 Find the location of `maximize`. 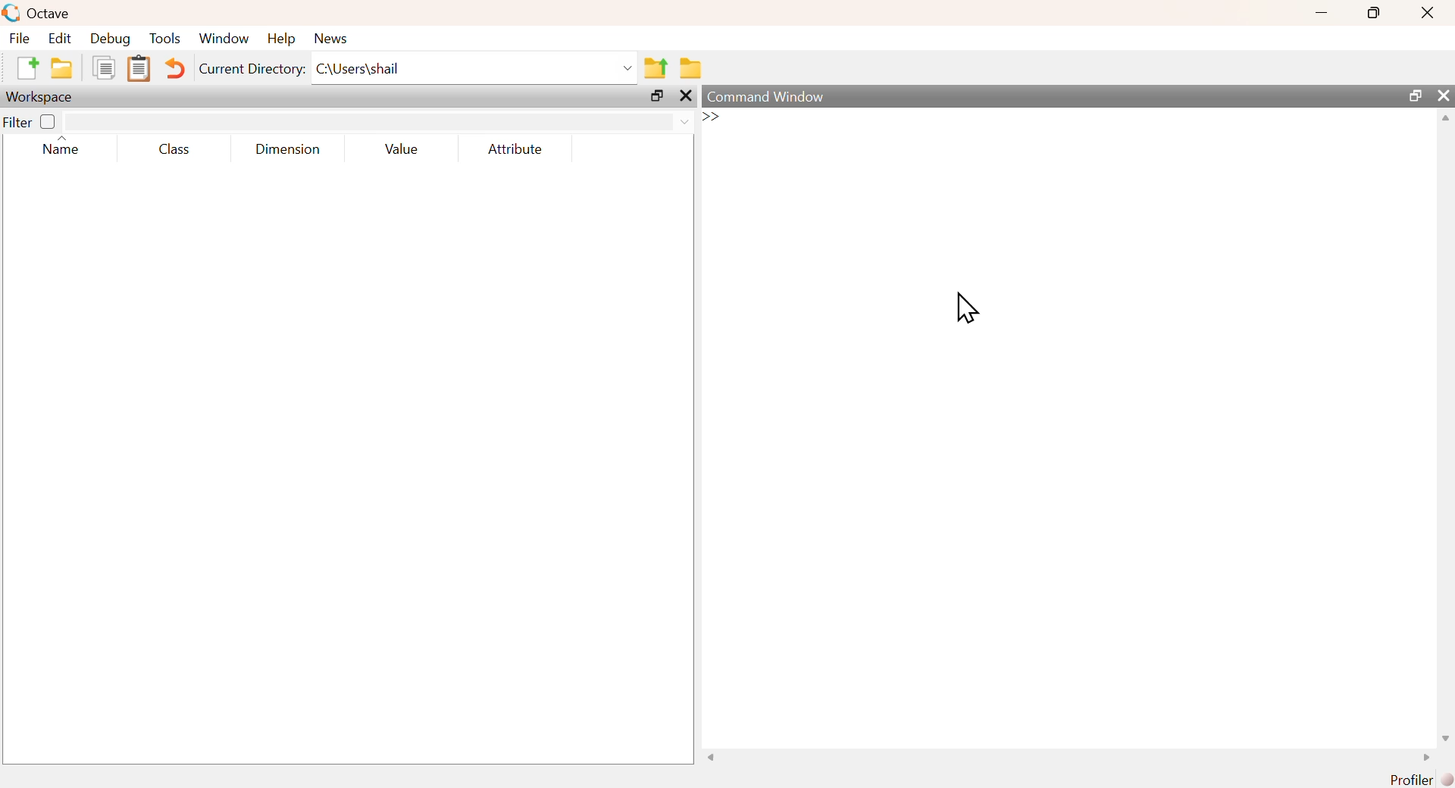

maximize is located at coordinates (1375, 11).